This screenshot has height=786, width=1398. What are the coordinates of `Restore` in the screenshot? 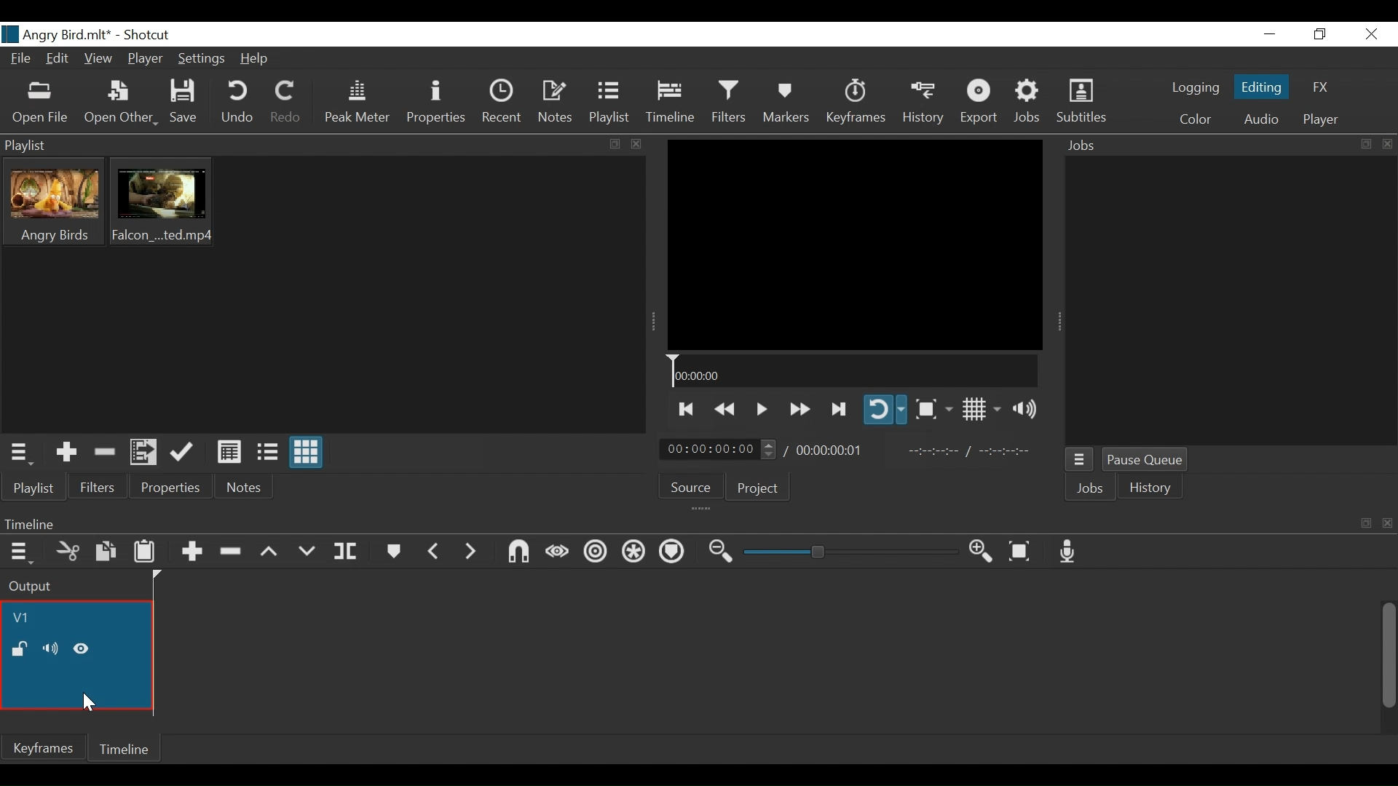 It's located at (1322, 33).